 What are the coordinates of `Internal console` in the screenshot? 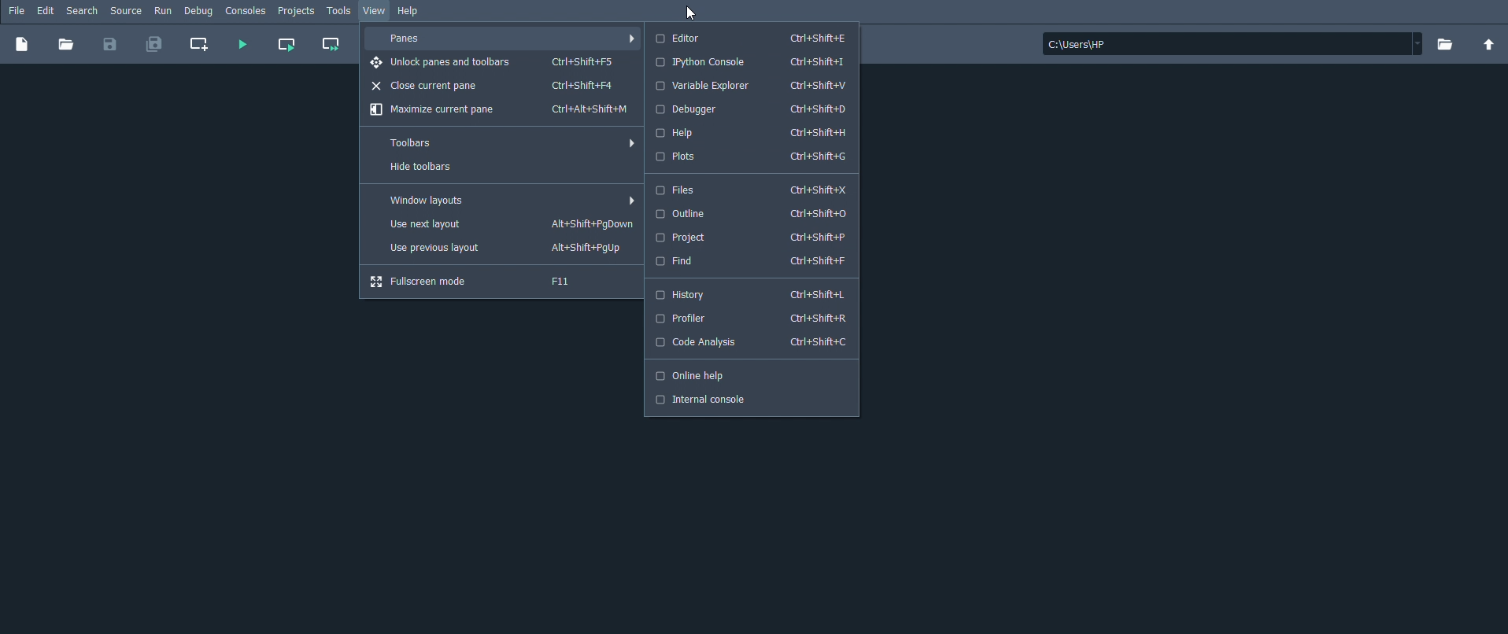 It's located at (751, 400).